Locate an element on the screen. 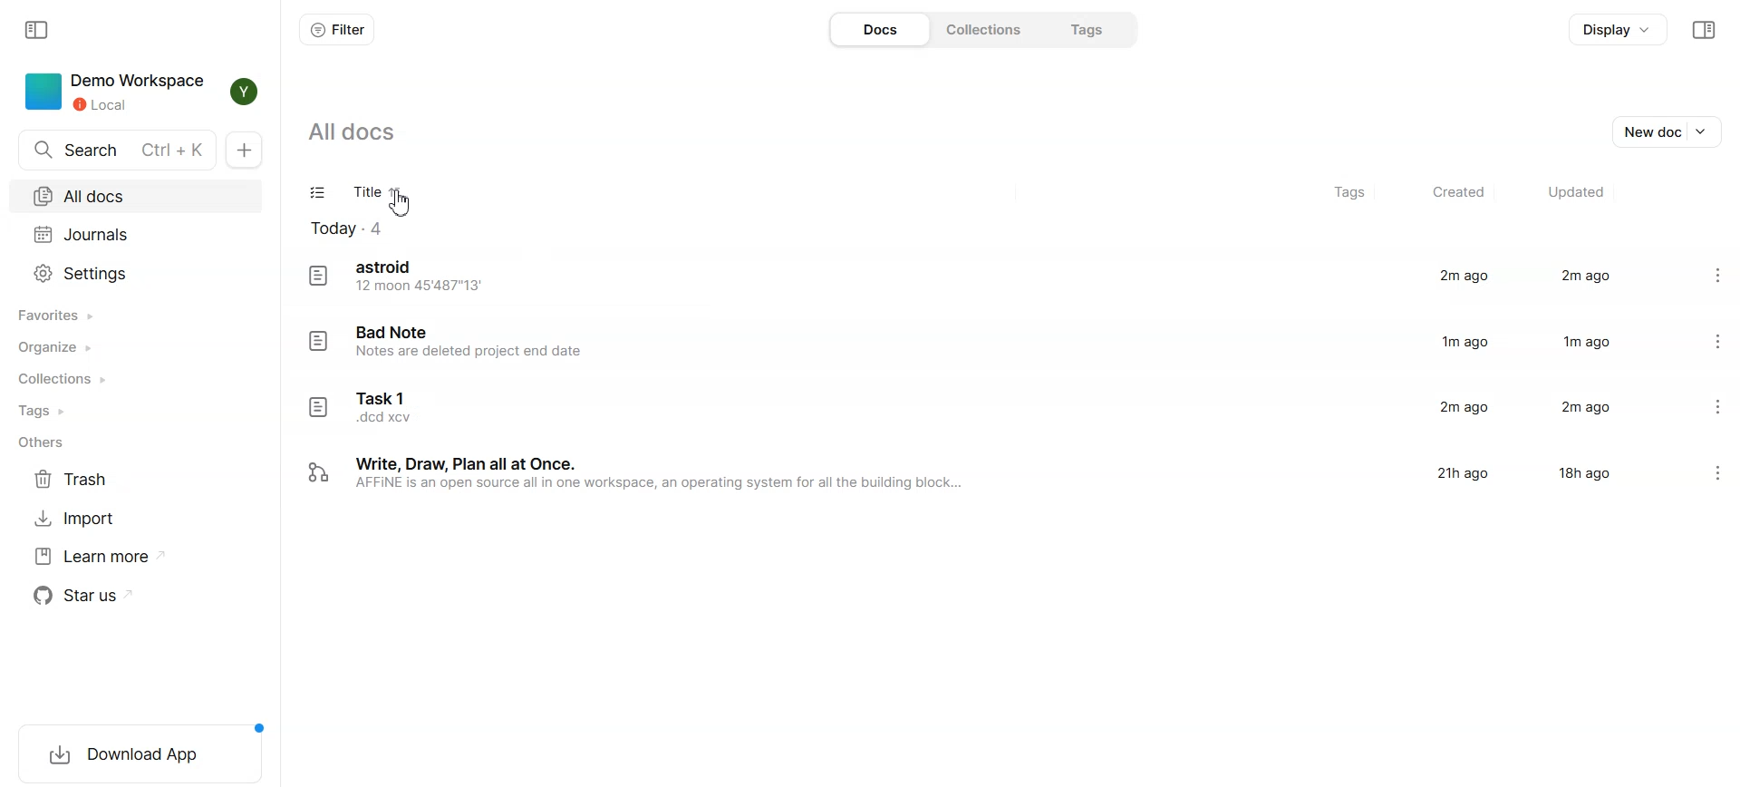 This screenshot has height=787, width=1740. logo is located at coordinates (318, 342).